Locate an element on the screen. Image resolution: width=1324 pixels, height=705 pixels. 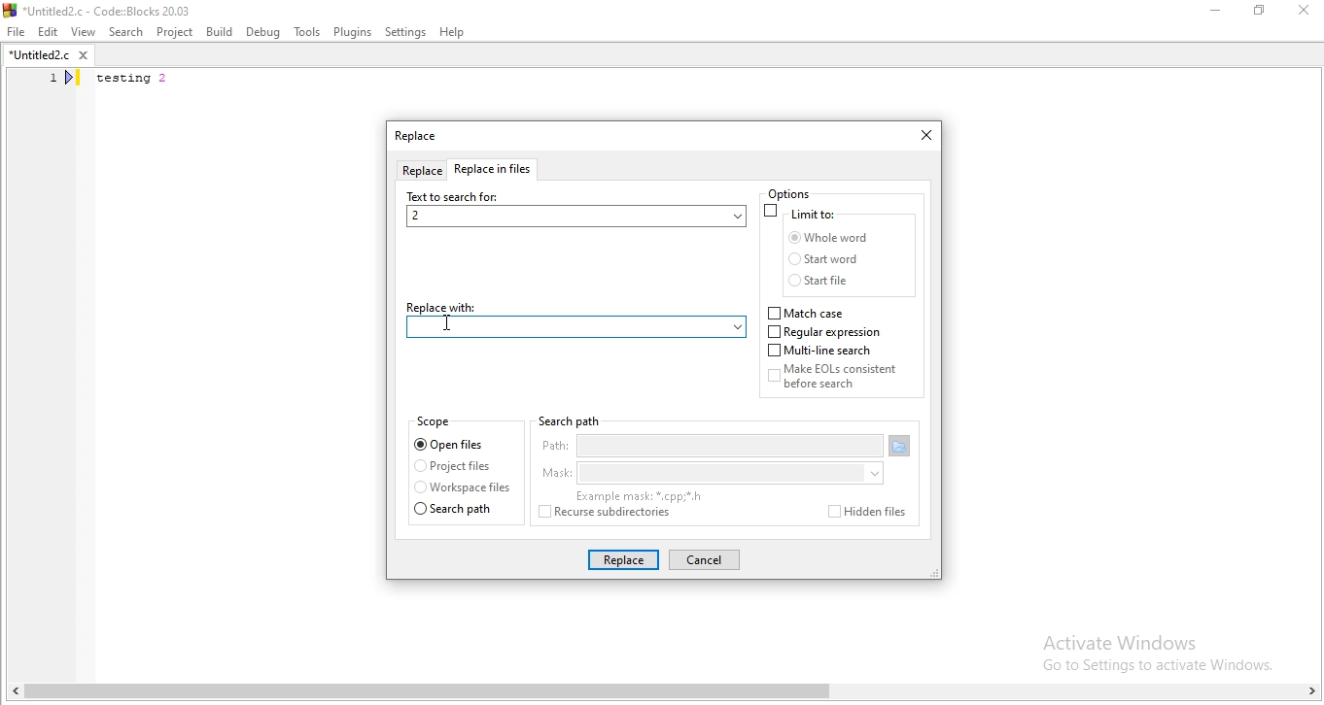
Search  is located at coordinates (123, 31).